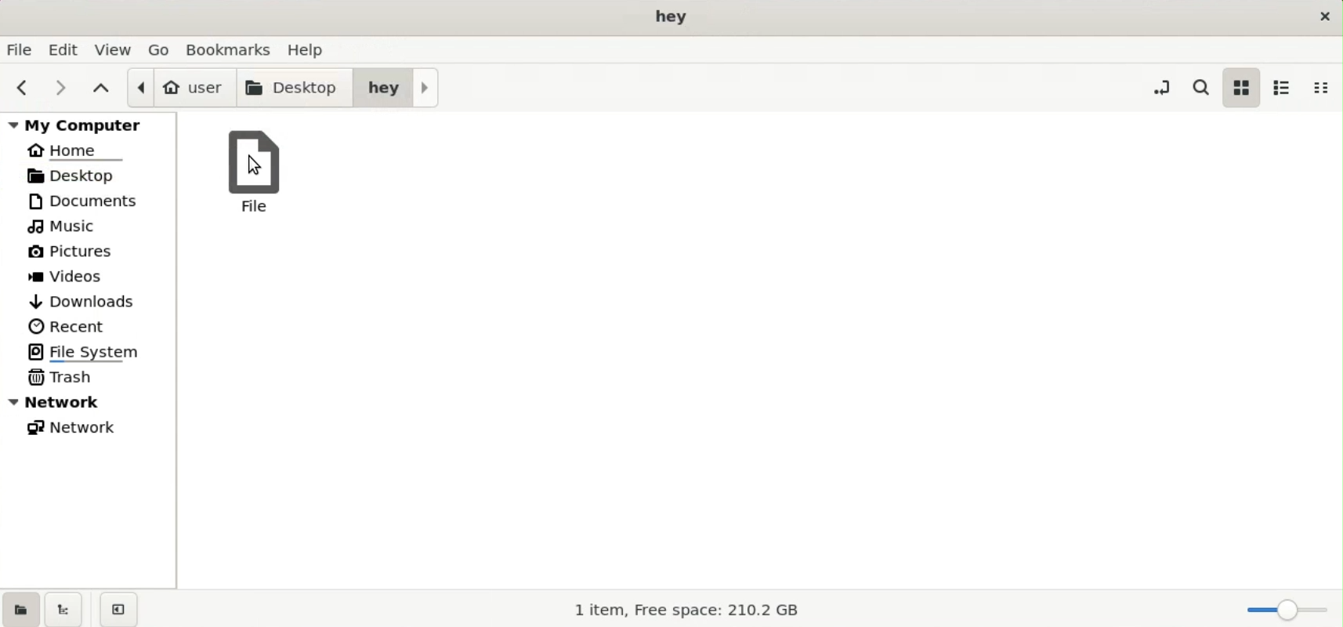 The image size is (1343, 627). Describe the element at coordinates (68, 326) in the screenshot. I see `recent` at that location.